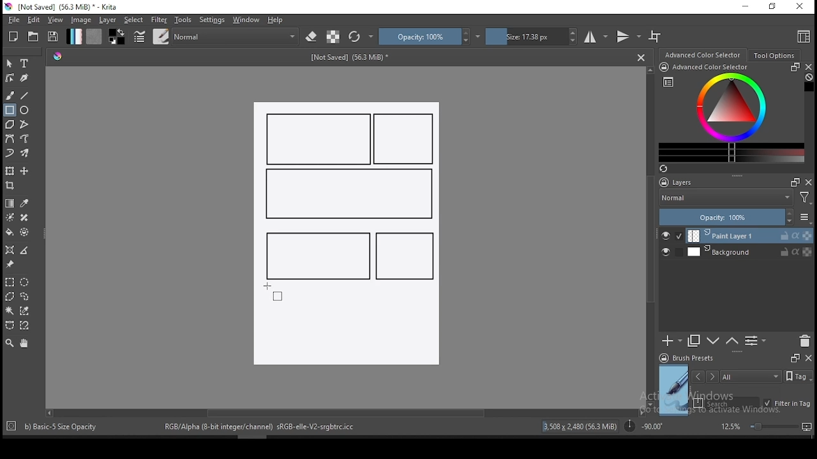 Image resolution: width=817 pixels, height=459 pixels. Describe the element at coordinates (680, 183) in the screenshot. I see `layers` at that location.